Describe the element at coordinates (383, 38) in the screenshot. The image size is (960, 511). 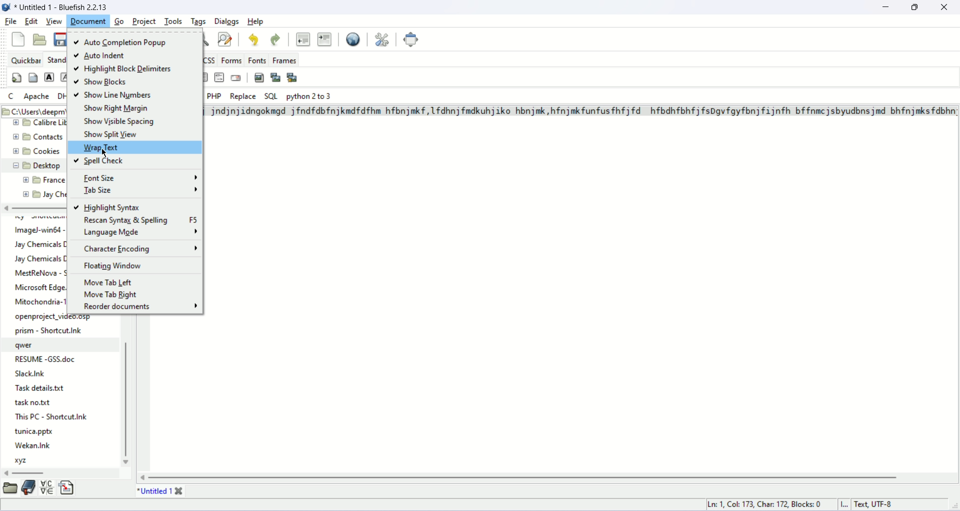
I see `edit preferences` at that location.